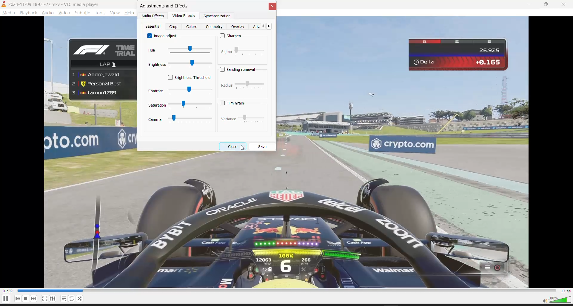 This screenshot has height=306, width=573. I want to click on fullscreen, so click(44, 299).